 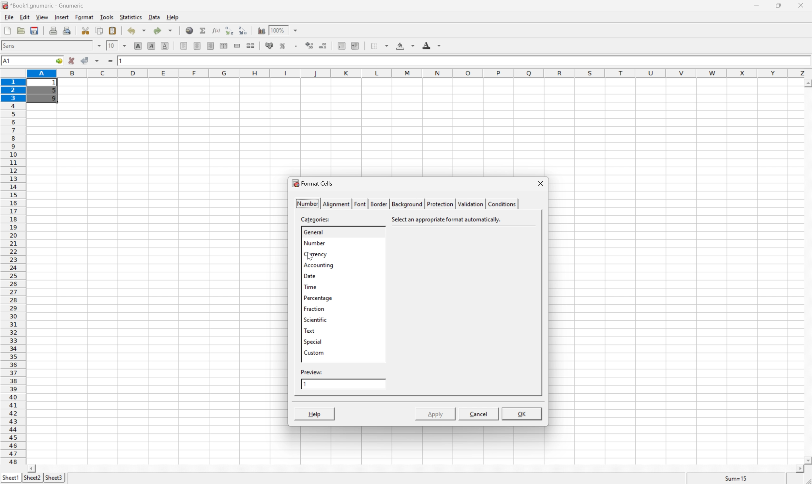 I want to click on cancel changes, so click(x=72, y=61).